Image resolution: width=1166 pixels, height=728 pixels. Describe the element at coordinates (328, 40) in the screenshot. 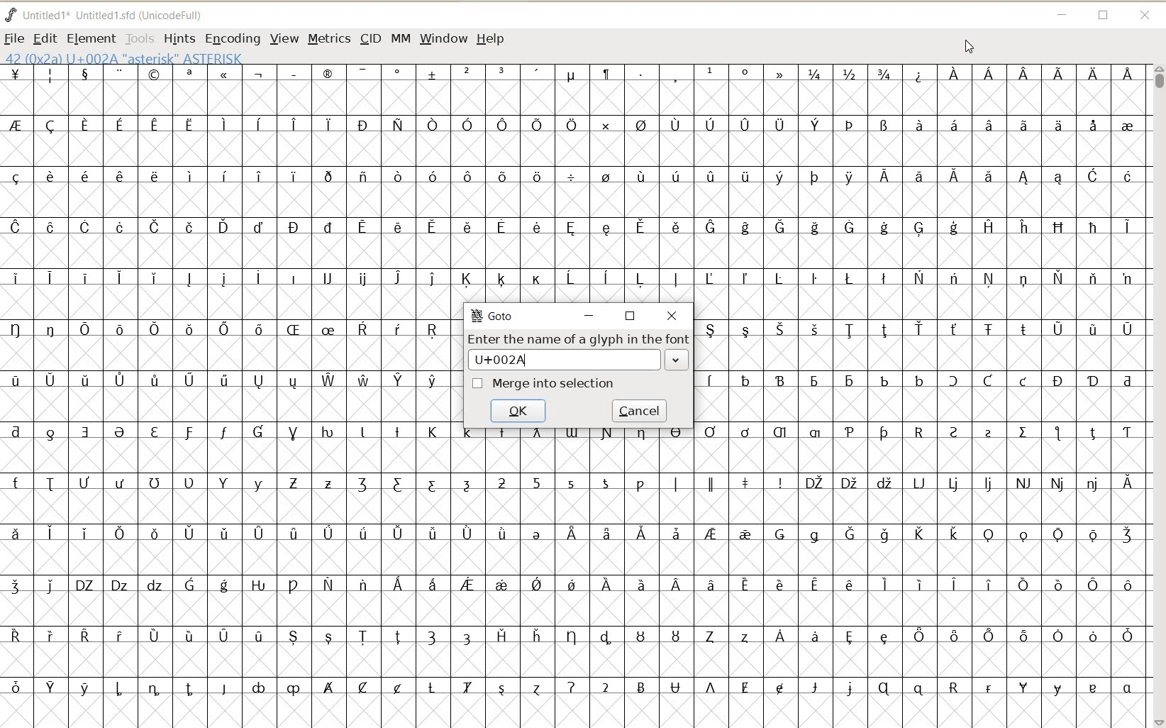

I see `METRICS` at that location.